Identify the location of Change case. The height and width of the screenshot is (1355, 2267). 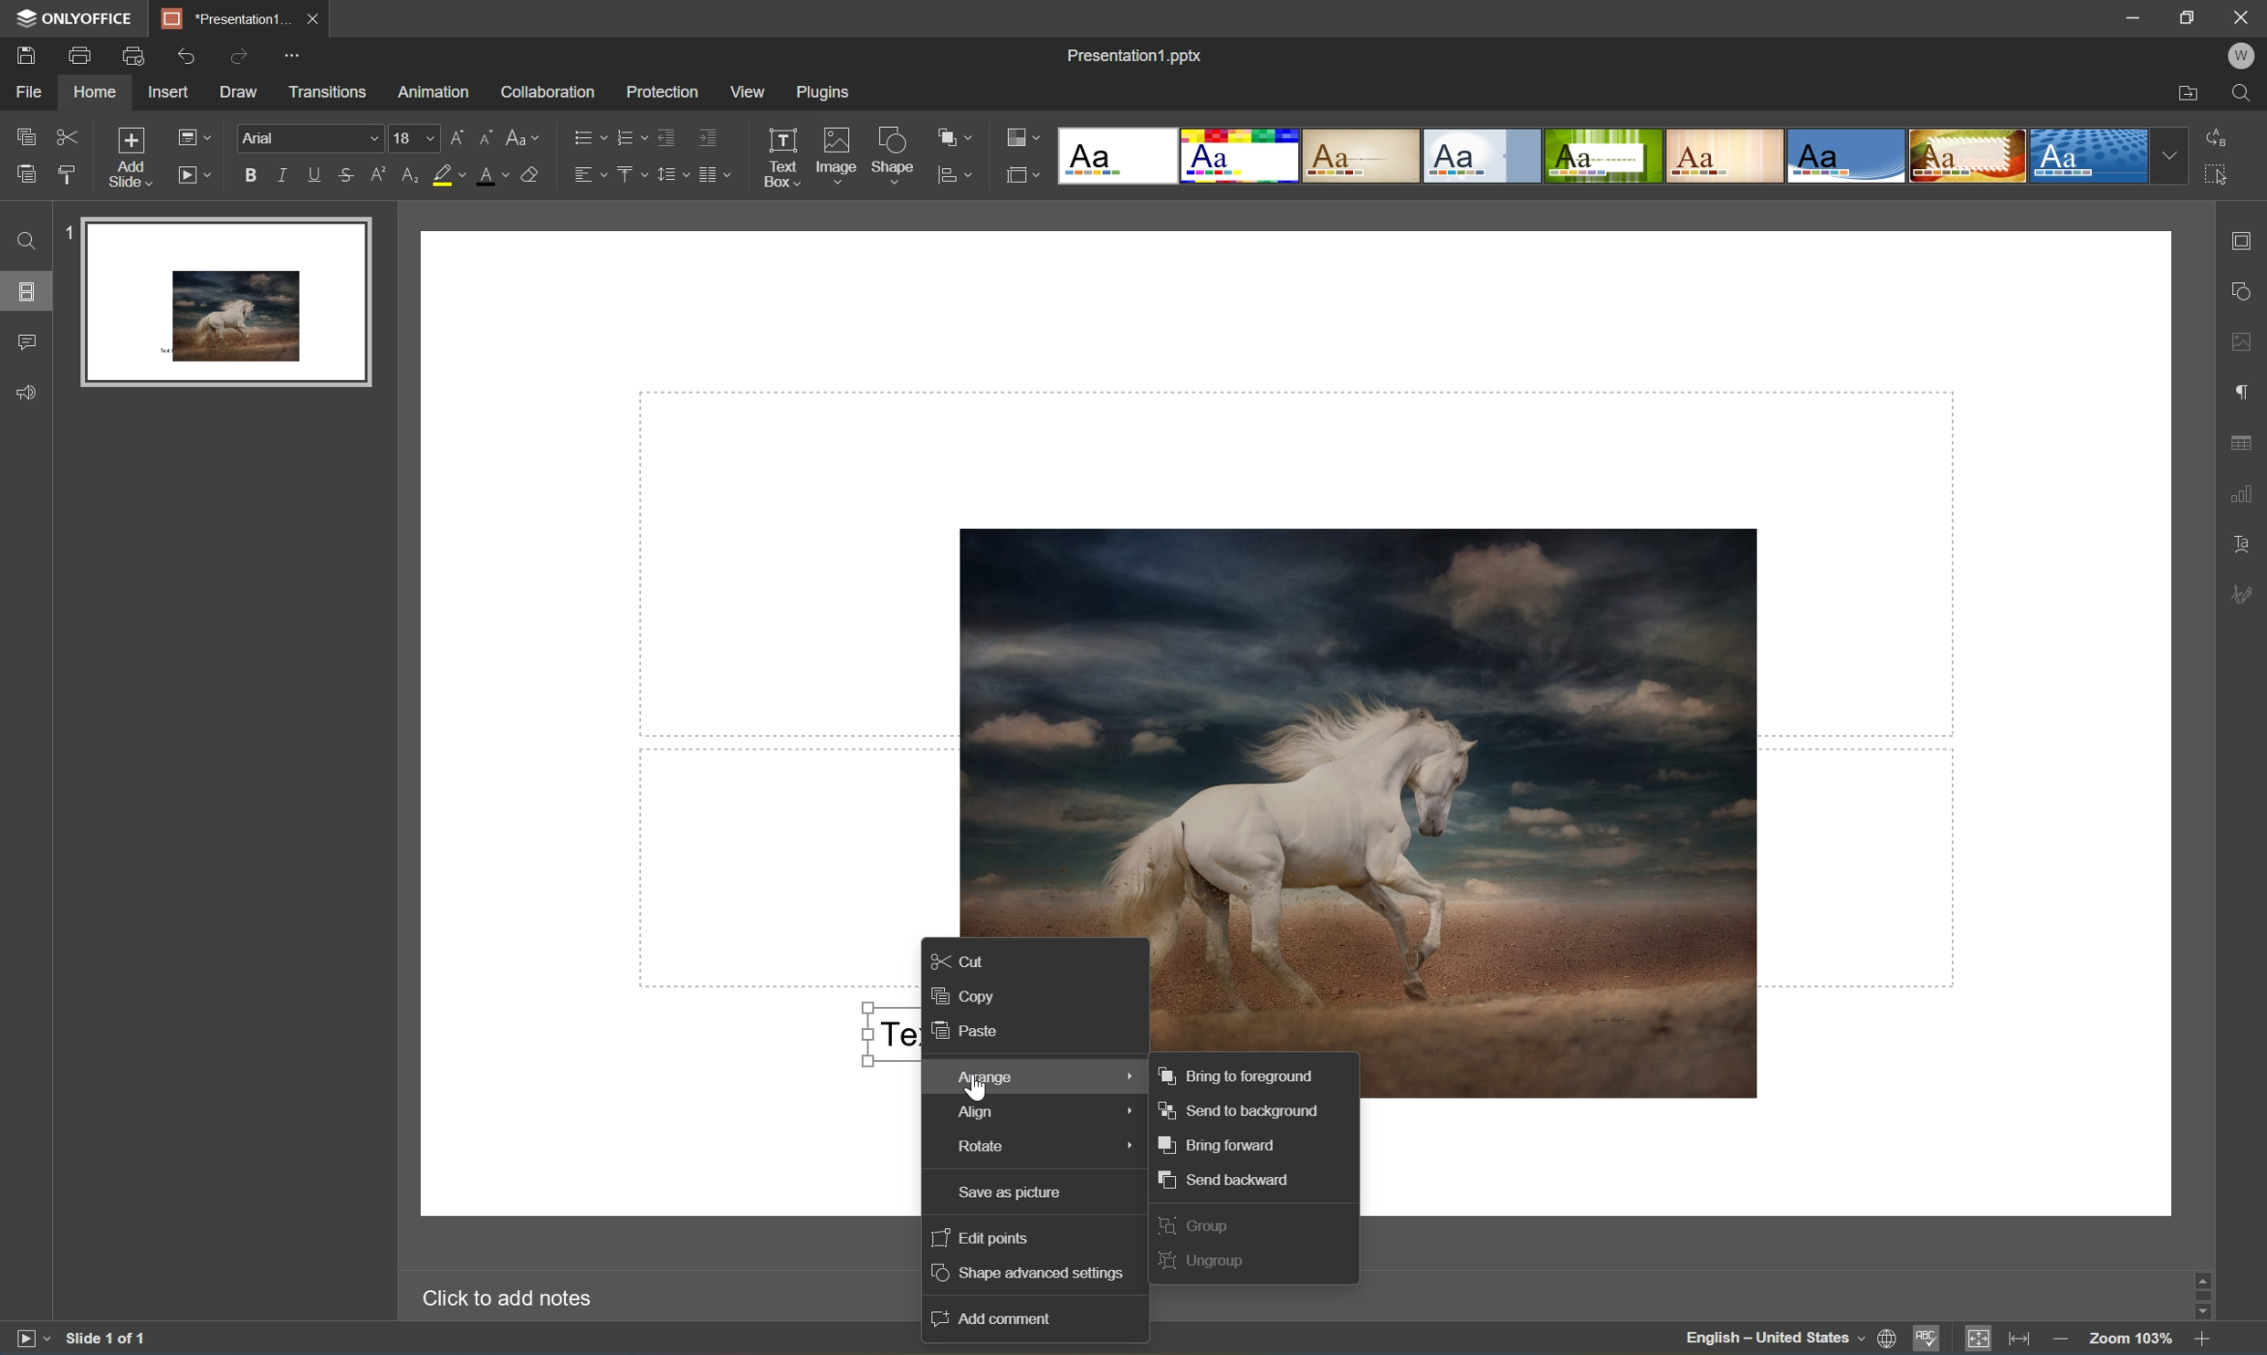
(527, 136).